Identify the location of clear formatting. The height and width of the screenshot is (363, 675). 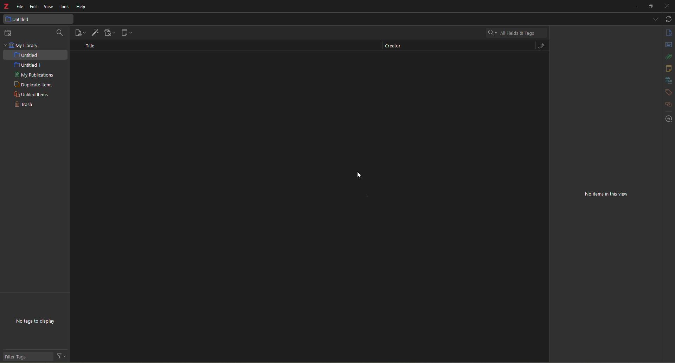
(612, 33).